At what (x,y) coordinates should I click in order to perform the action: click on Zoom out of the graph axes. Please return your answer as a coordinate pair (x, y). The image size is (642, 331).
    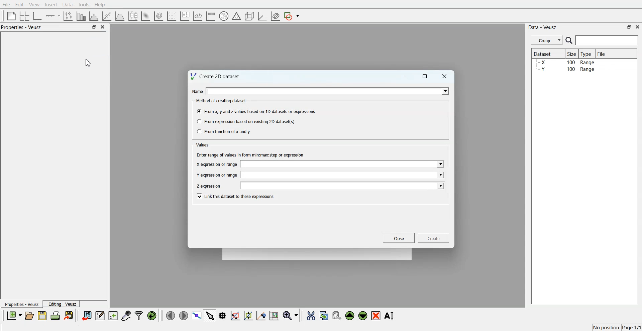
    Looking at the image, I should click on (248, 315).